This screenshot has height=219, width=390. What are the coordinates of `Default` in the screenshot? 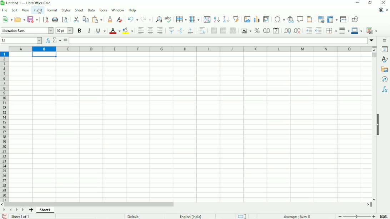 It's located at (134, 216).